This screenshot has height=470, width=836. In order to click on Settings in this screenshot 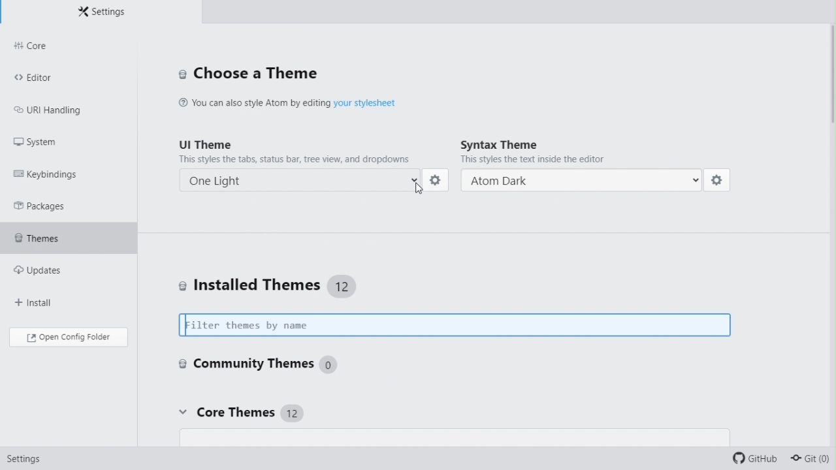, I will do `click(107, 13)`.